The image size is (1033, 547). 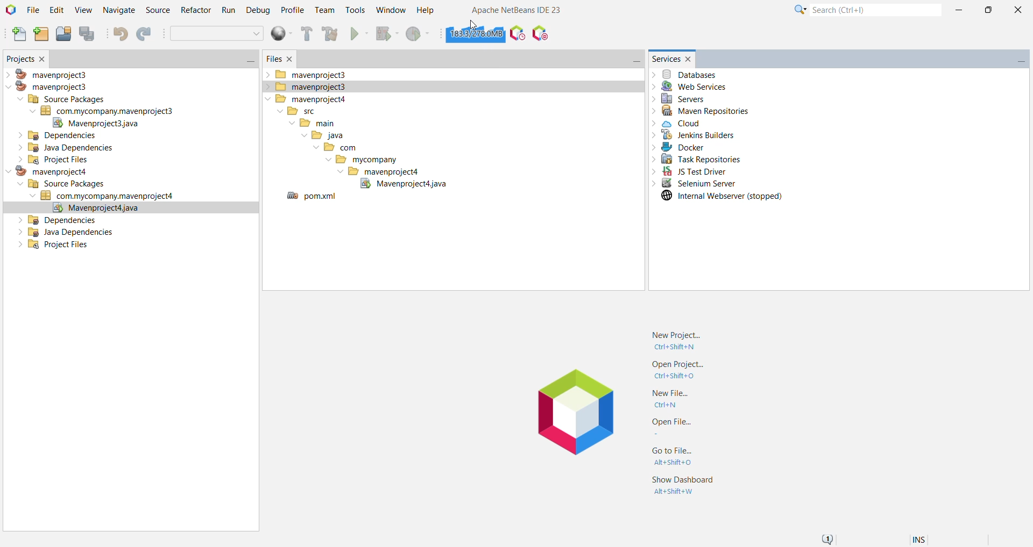 What do you see at coordinates (309, 74) in the screenshot?
I see `mavenproject3` at bounding box center [309, 74].